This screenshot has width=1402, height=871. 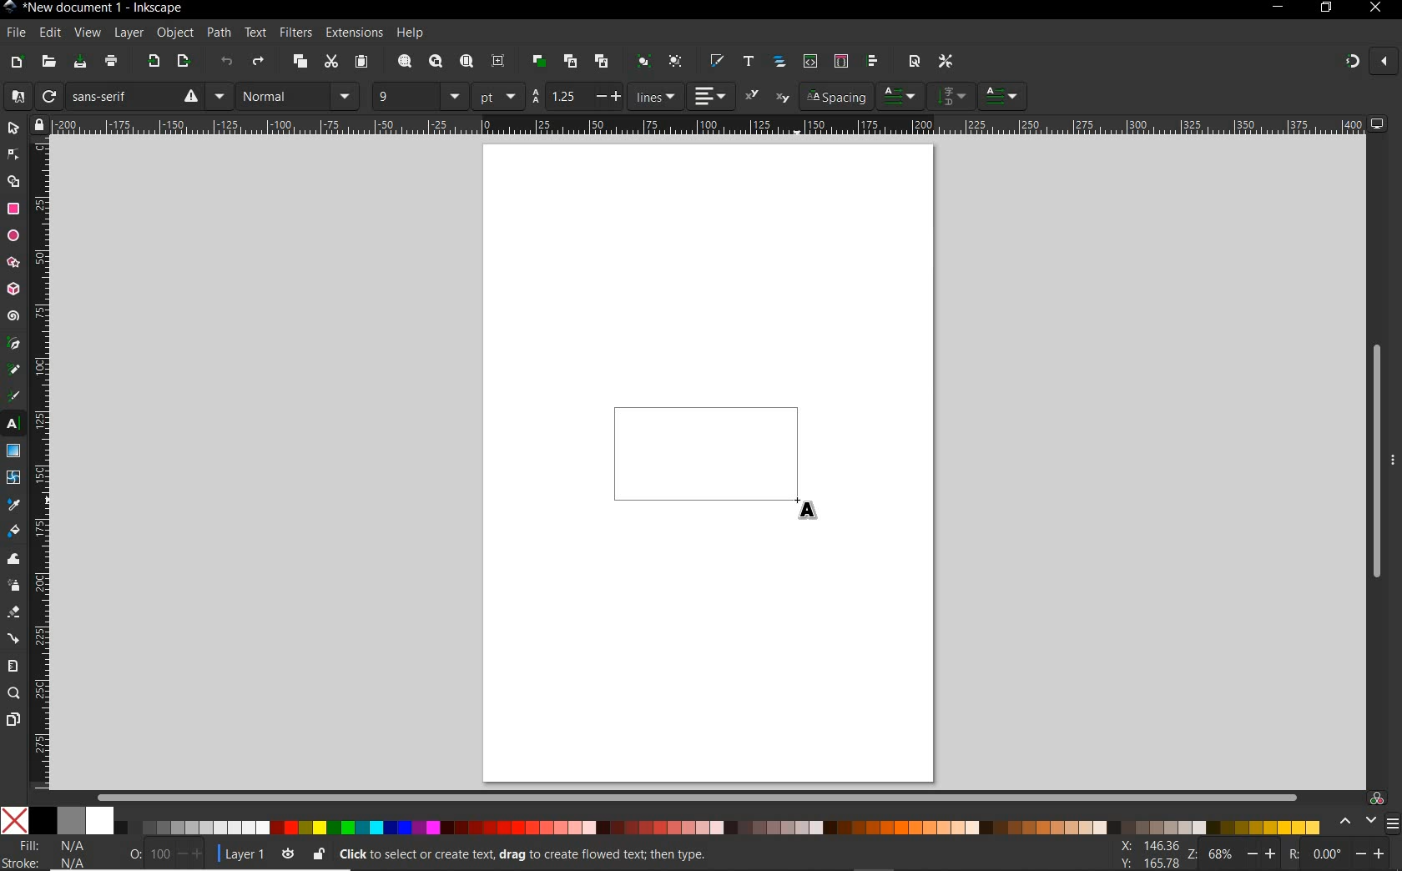 I want to click on open preferences, so click(x=946, y=62).